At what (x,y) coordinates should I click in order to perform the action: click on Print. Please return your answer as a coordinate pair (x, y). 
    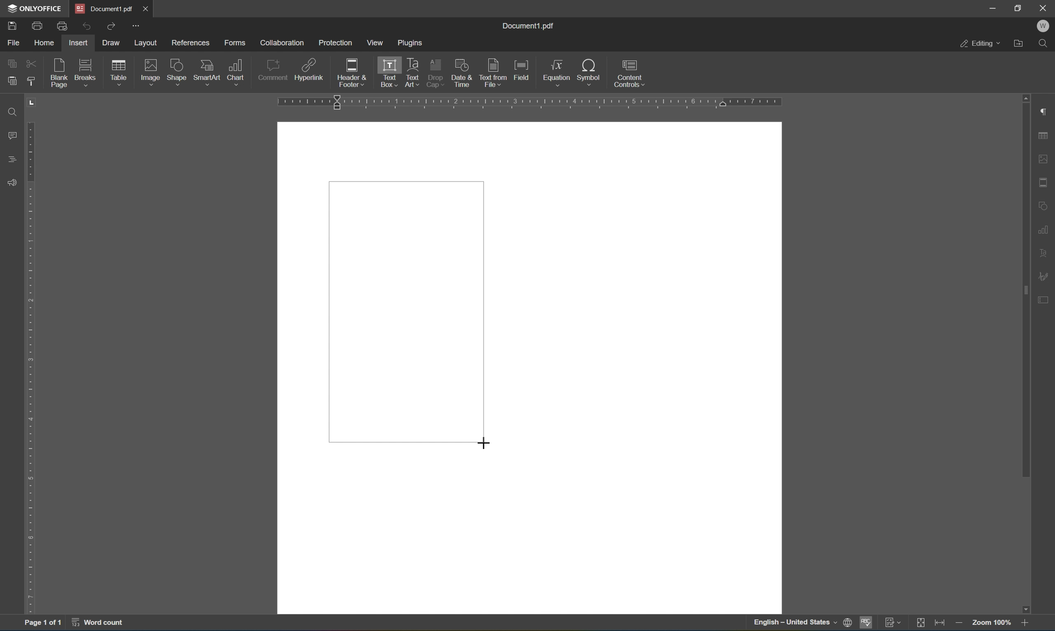
    Looking at the image, I should click on (38, 26).